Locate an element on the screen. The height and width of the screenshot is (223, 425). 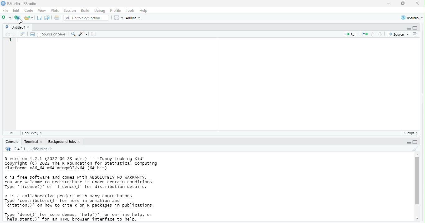
re-run the previous code region is located at coordinates (365, 34).